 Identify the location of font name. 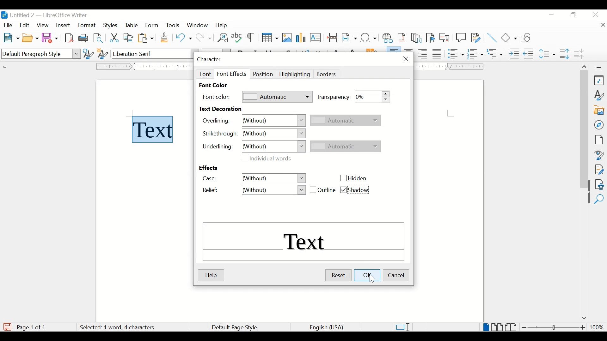
(156, 53).